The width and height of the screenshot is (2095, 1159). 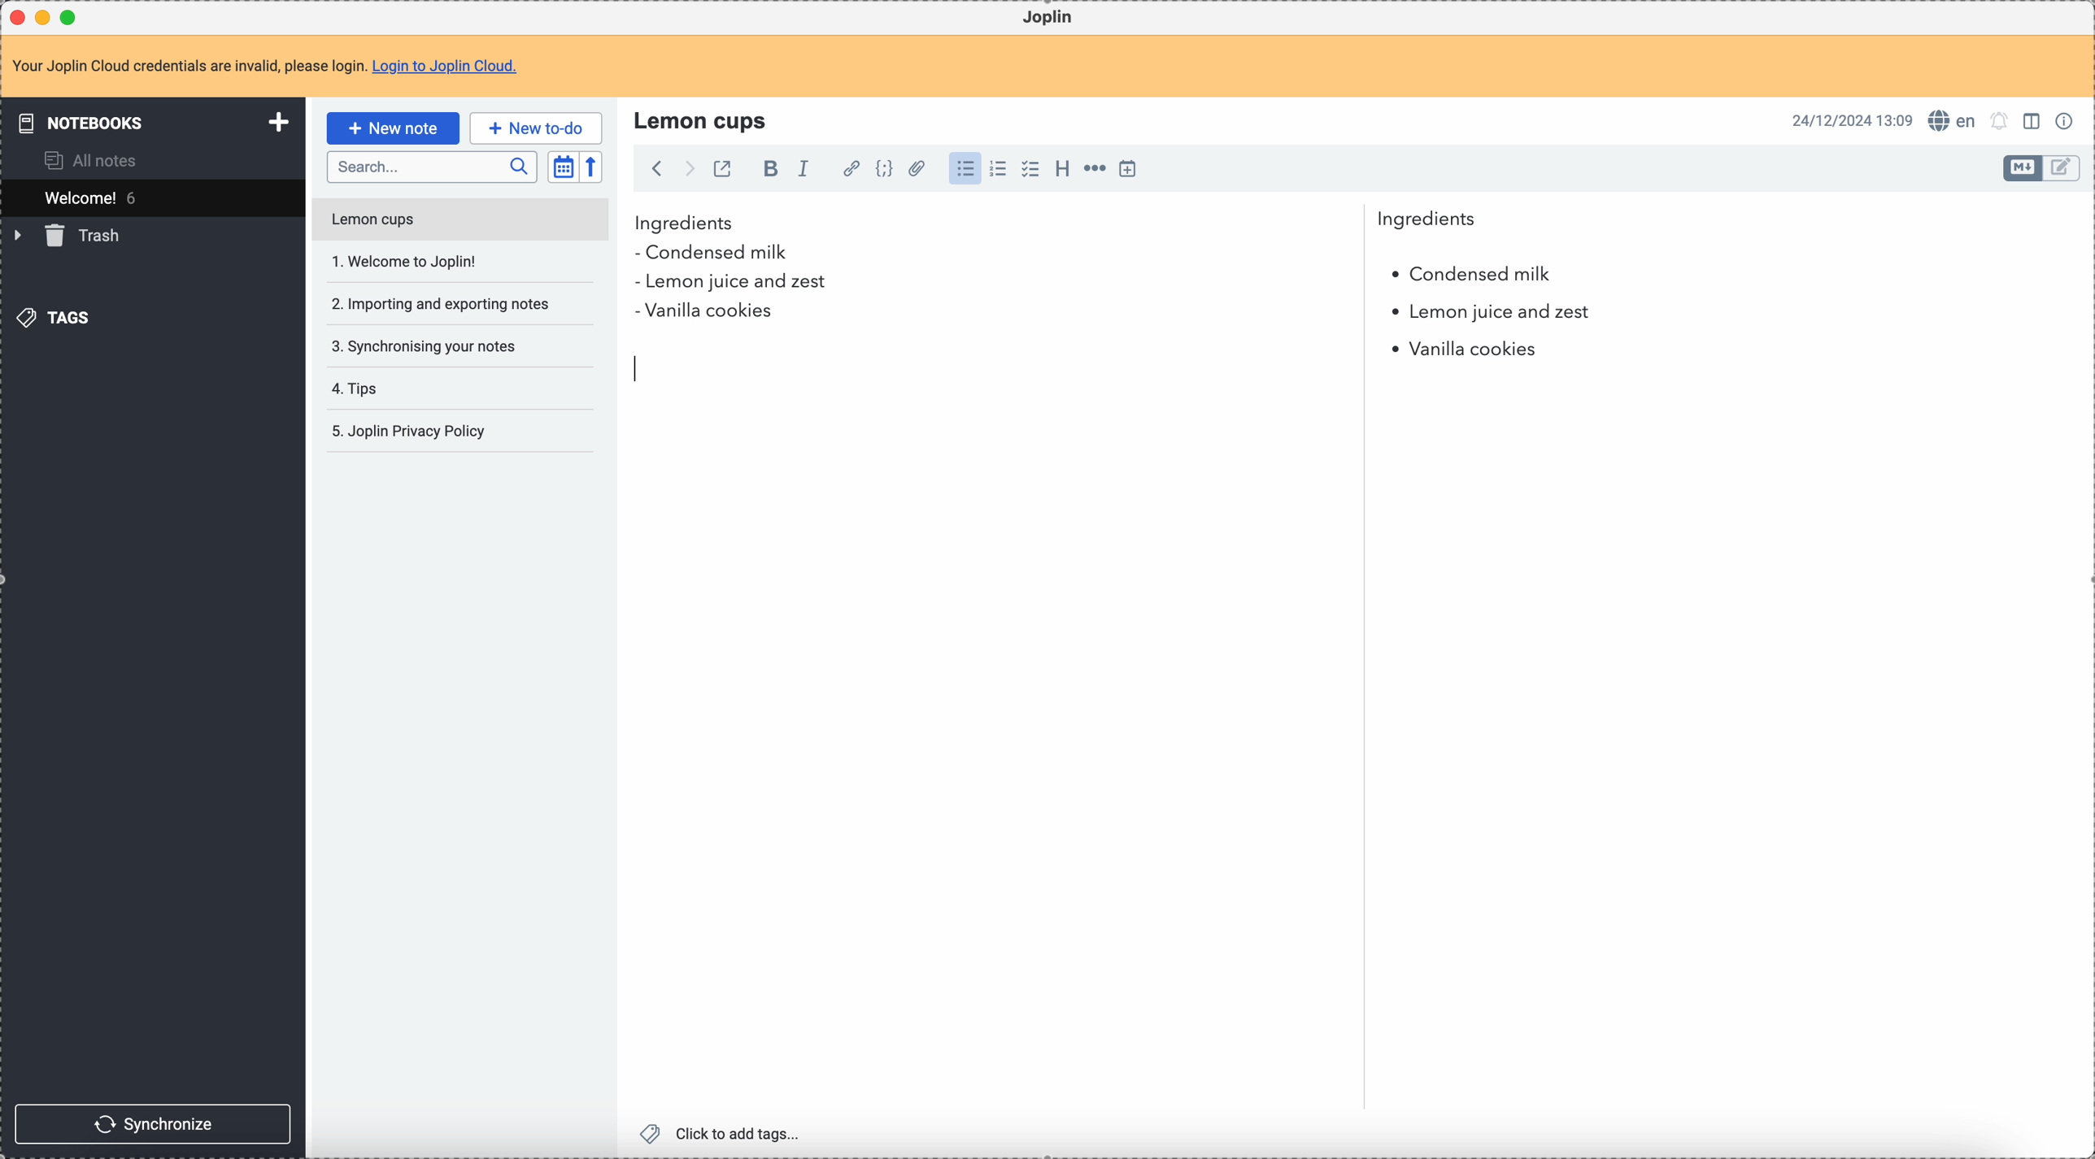 What do you see at coordinates (1047, 18) in the screenshot?
I see `Joplin` at bounding box center [1047, 18].